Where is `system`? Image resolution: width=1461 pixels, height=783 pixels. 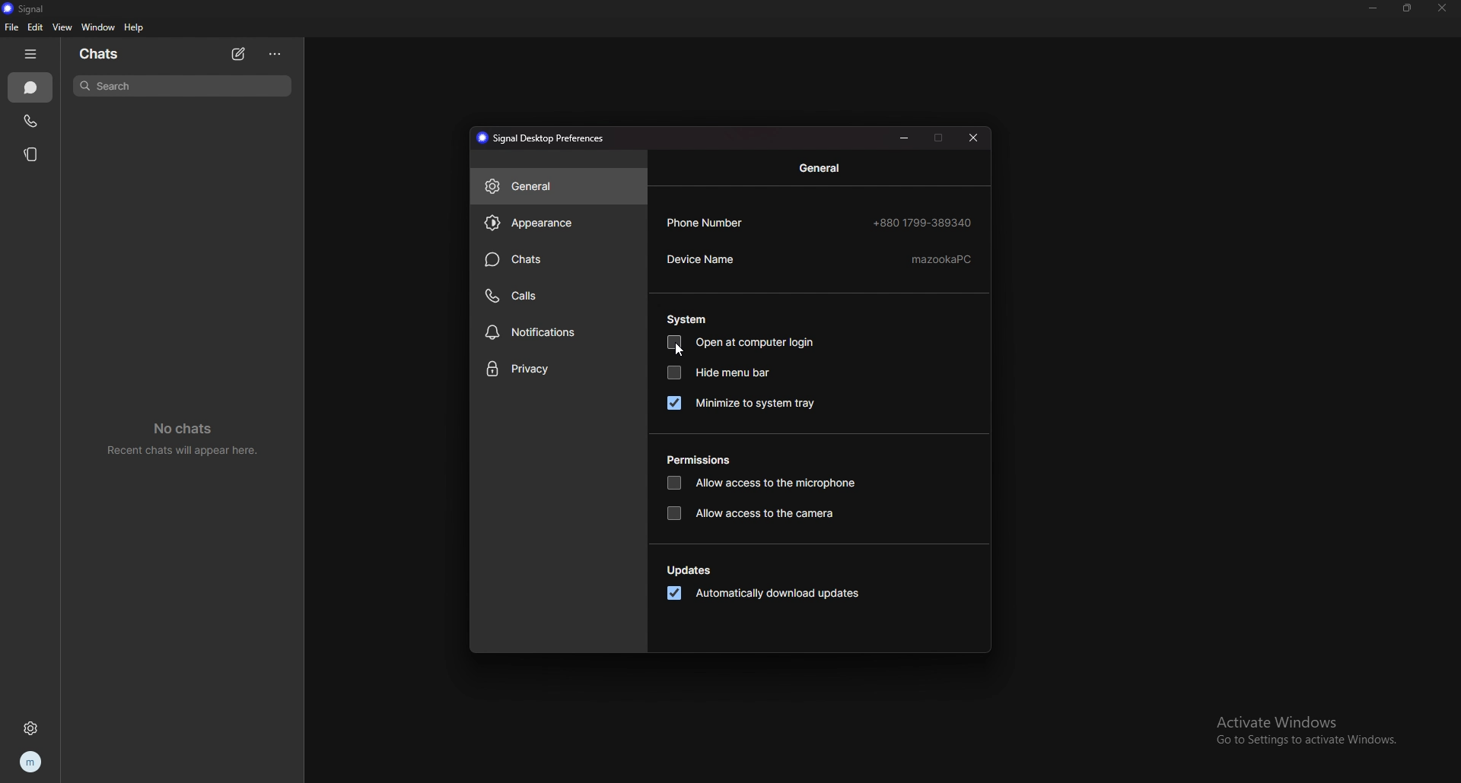 system is located at coordinates (689, 319).